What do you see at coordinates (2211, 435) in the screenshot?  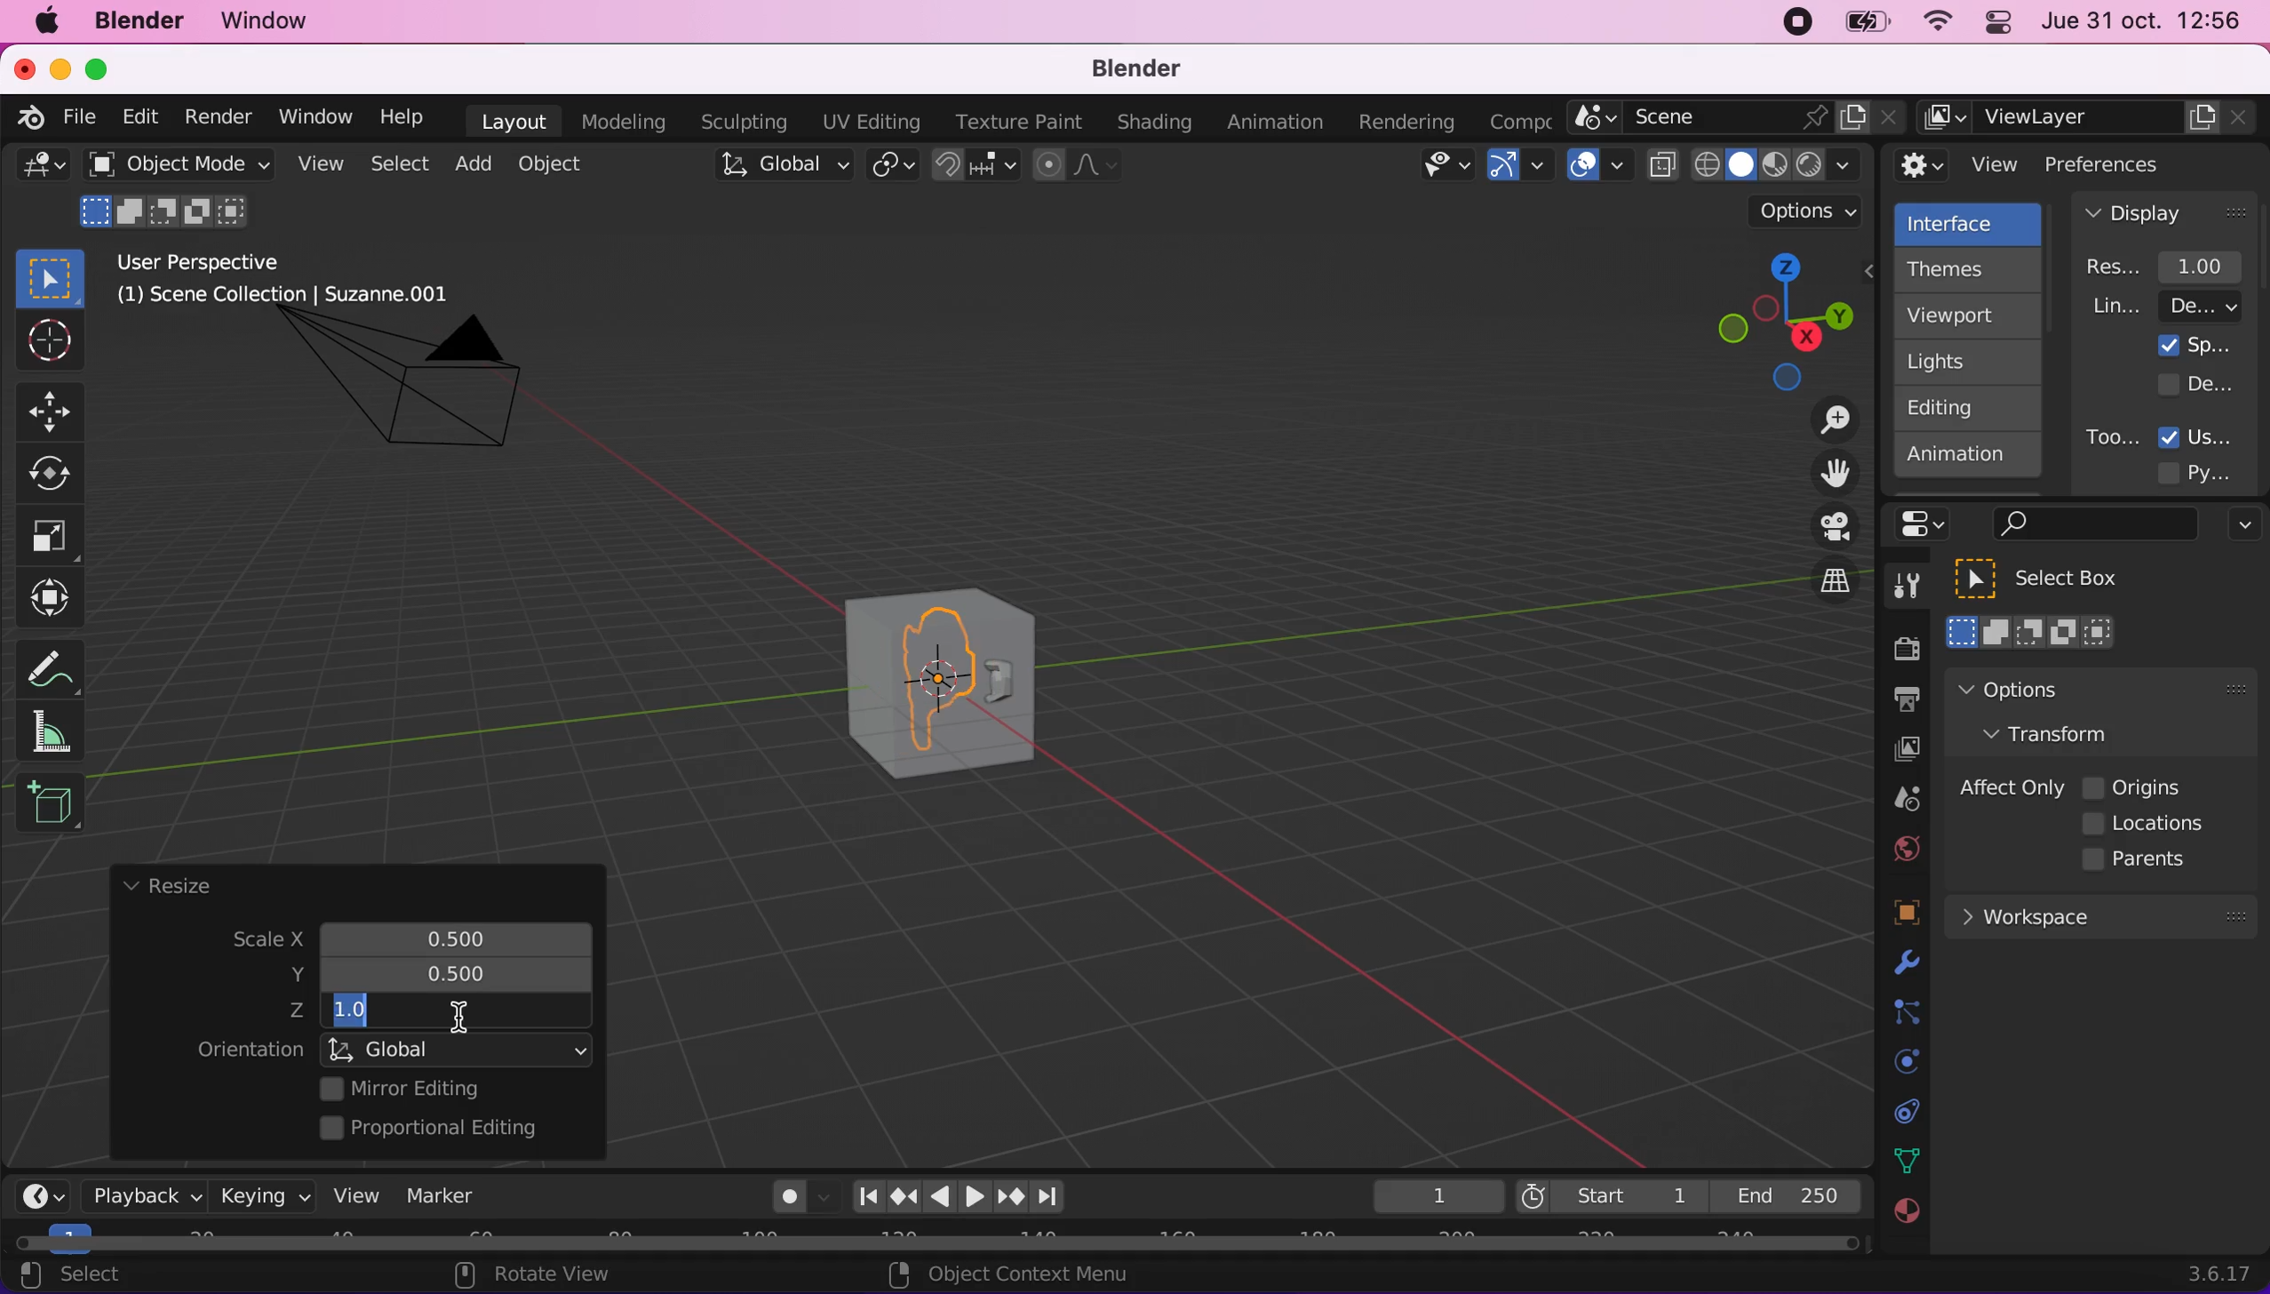 I see `user tooltips` at bounding box center [2211, 435].